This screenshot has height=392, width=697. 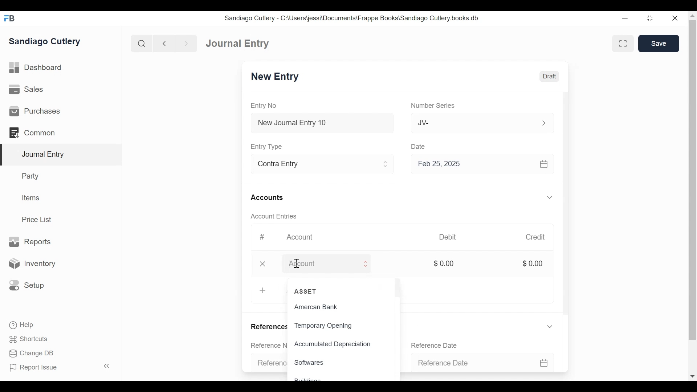 What do you see at coordinates (61, 155) in the screenshot?
I see `Journal Entry` at bounding box center [61, 155].